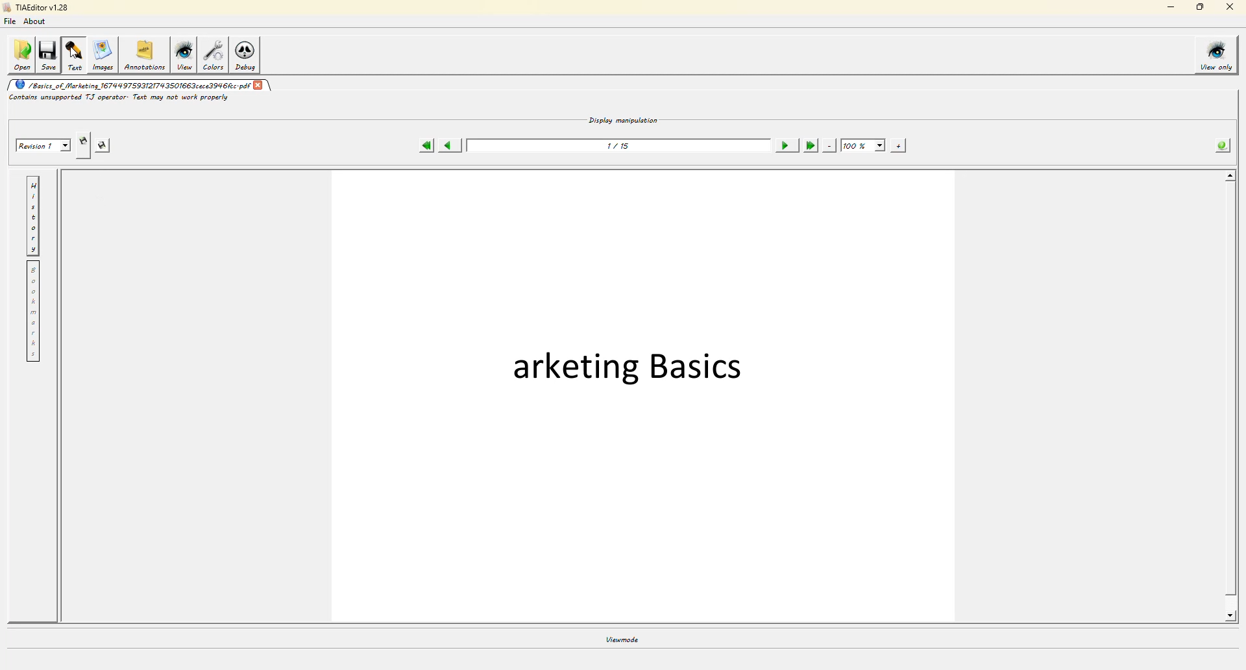 The height and width of the screenshot is (670, 1246). I want to click on revision, so click(41, 143).